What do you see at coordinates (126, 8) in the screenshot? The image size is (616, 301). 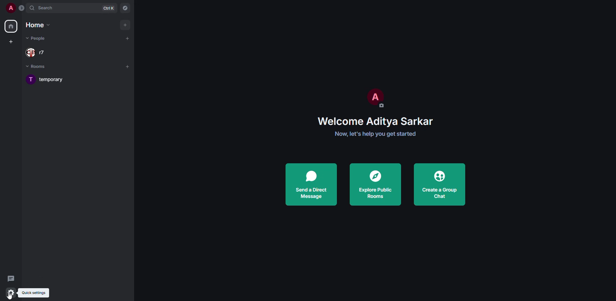 I see `navigator` at bounding box center [126, 8].